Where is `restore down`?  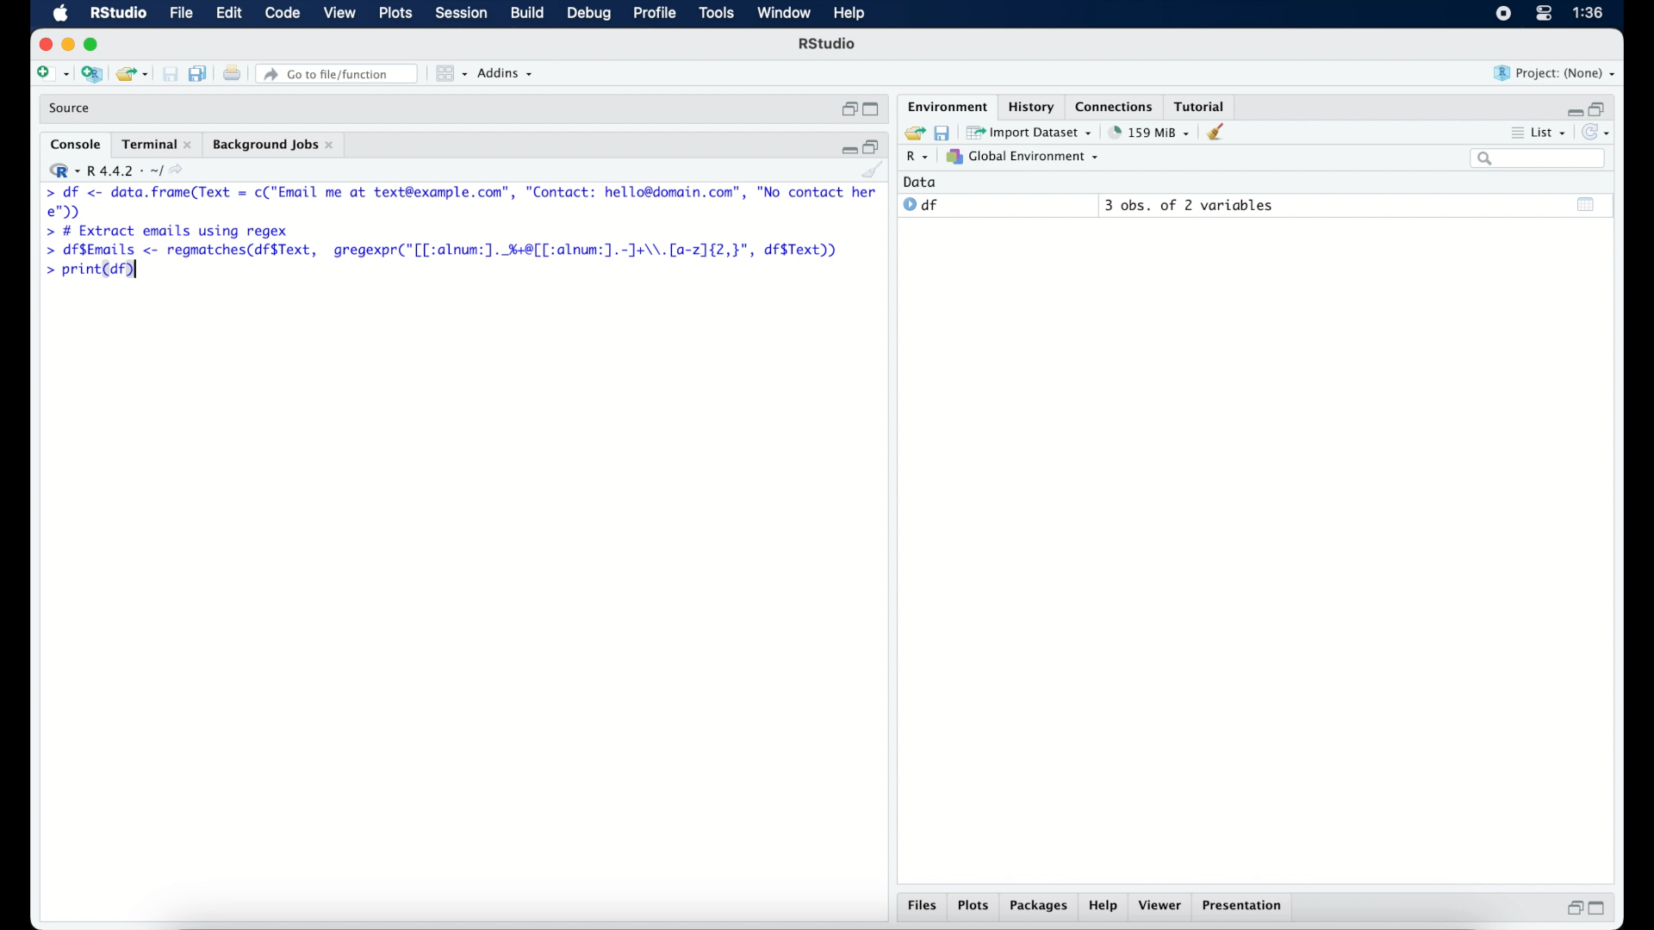
restore down is located at coordinates (874, 146).